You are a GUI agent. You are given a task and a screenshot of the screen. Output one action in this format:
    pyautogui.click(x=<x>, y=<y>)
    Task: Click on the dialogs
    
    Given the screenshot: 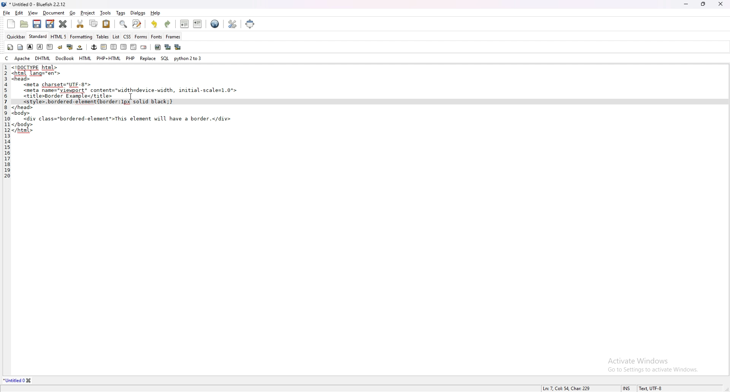 What is the action you would take?
    pyautogui.click(x=138, y=13)
    